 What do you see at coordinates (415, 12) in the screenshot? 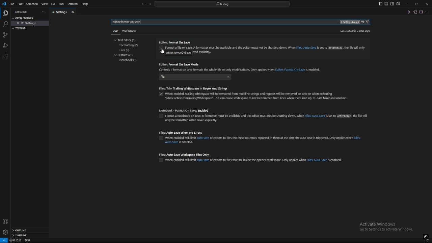
I see `open settings` at bounding box center [415, 12].